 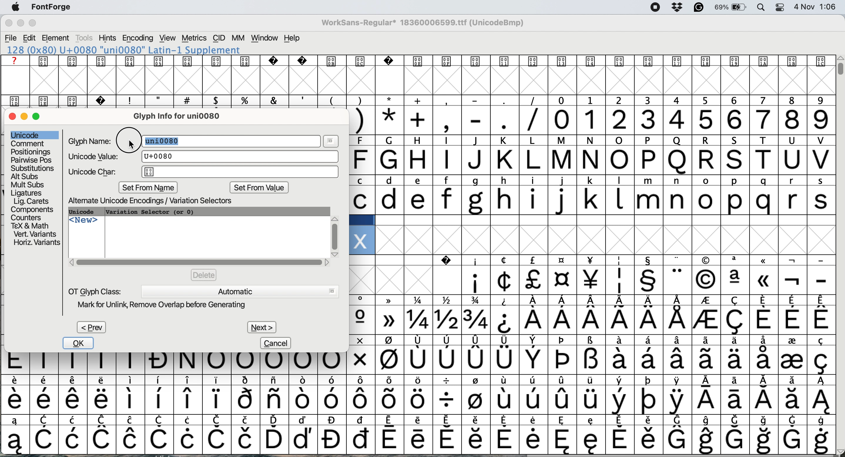 What do you see at coordinates (201, 156) in the screenshot?
I see `unicode value` at bounding box center [201, 156].